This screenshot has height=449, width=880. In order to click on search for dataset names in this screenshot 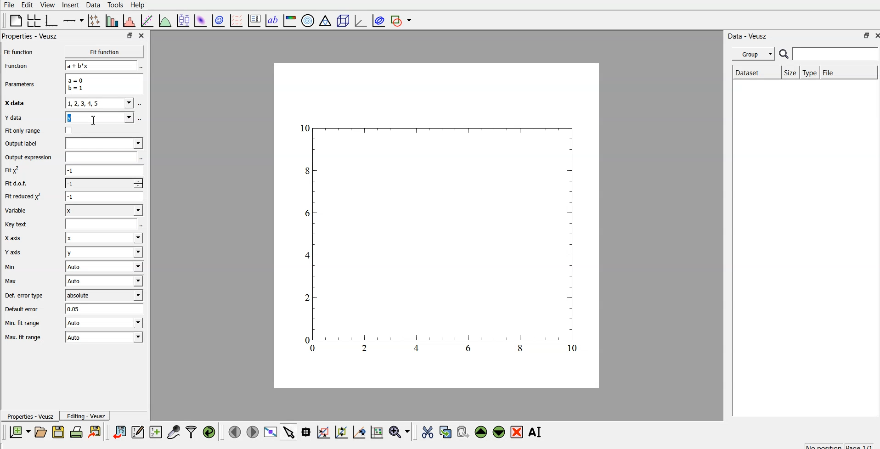, I will do `click(835, 54)`.